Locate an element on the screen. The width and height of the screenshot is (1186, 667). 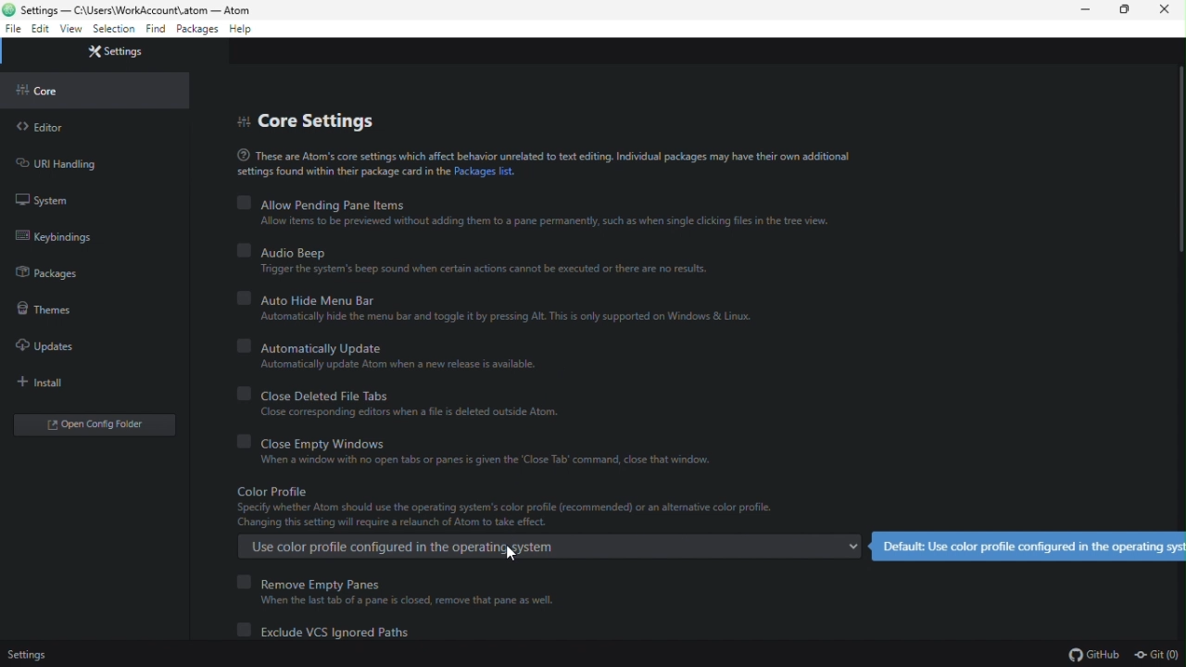
settings is located at coordinates (121, 54).